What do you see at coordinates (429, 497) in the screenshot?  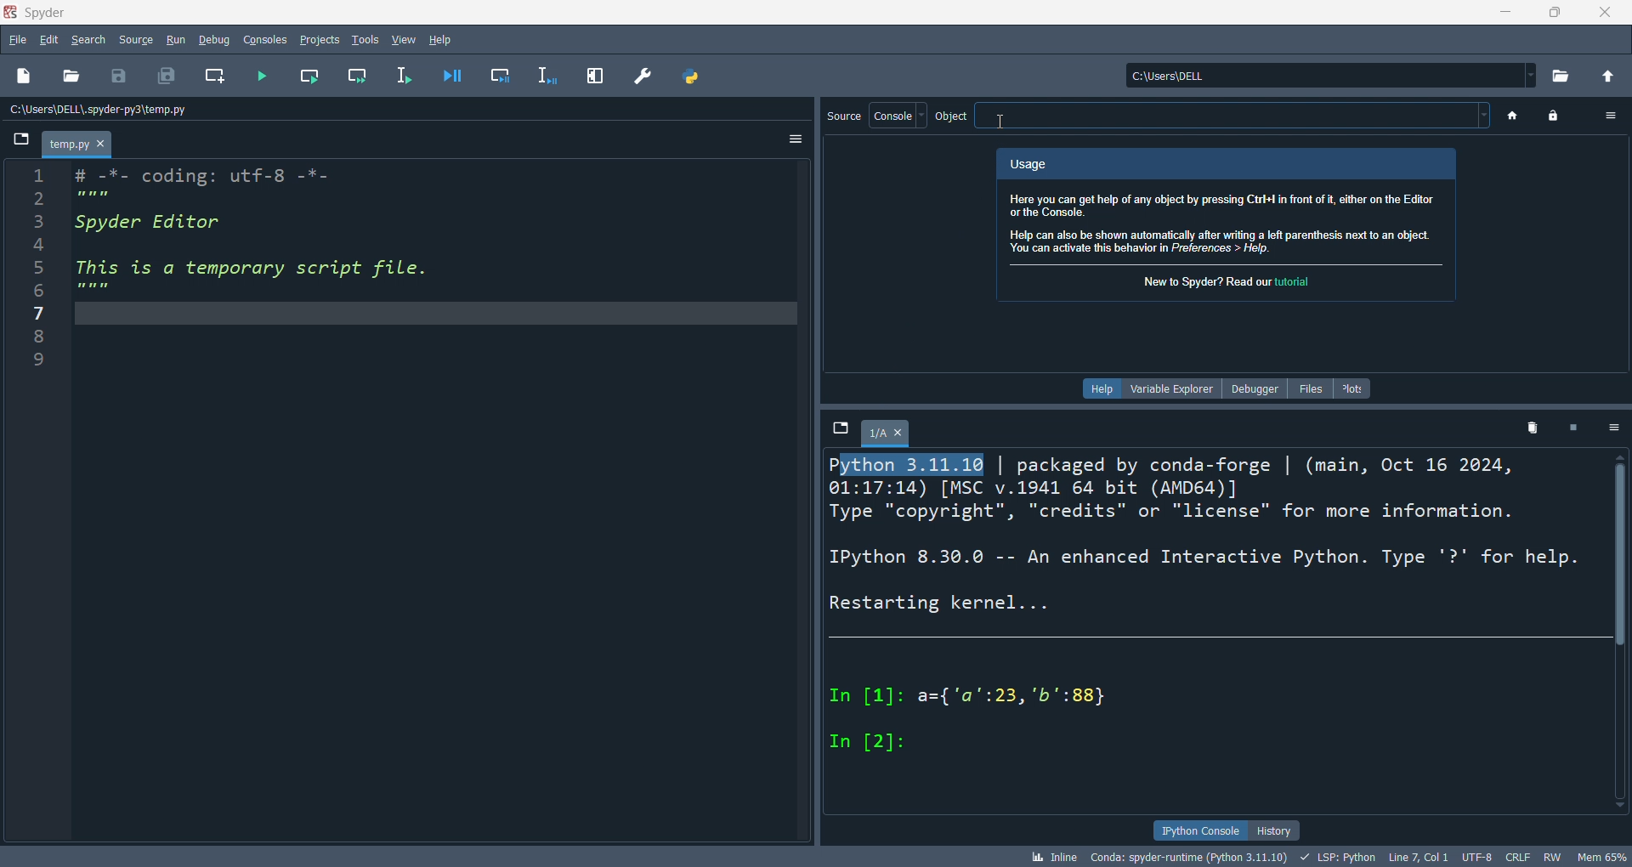 I see `# -*- coding: utf-8 -*-
Spyder Editor
This is a temporary script file.` at bounding box center [429, 497].